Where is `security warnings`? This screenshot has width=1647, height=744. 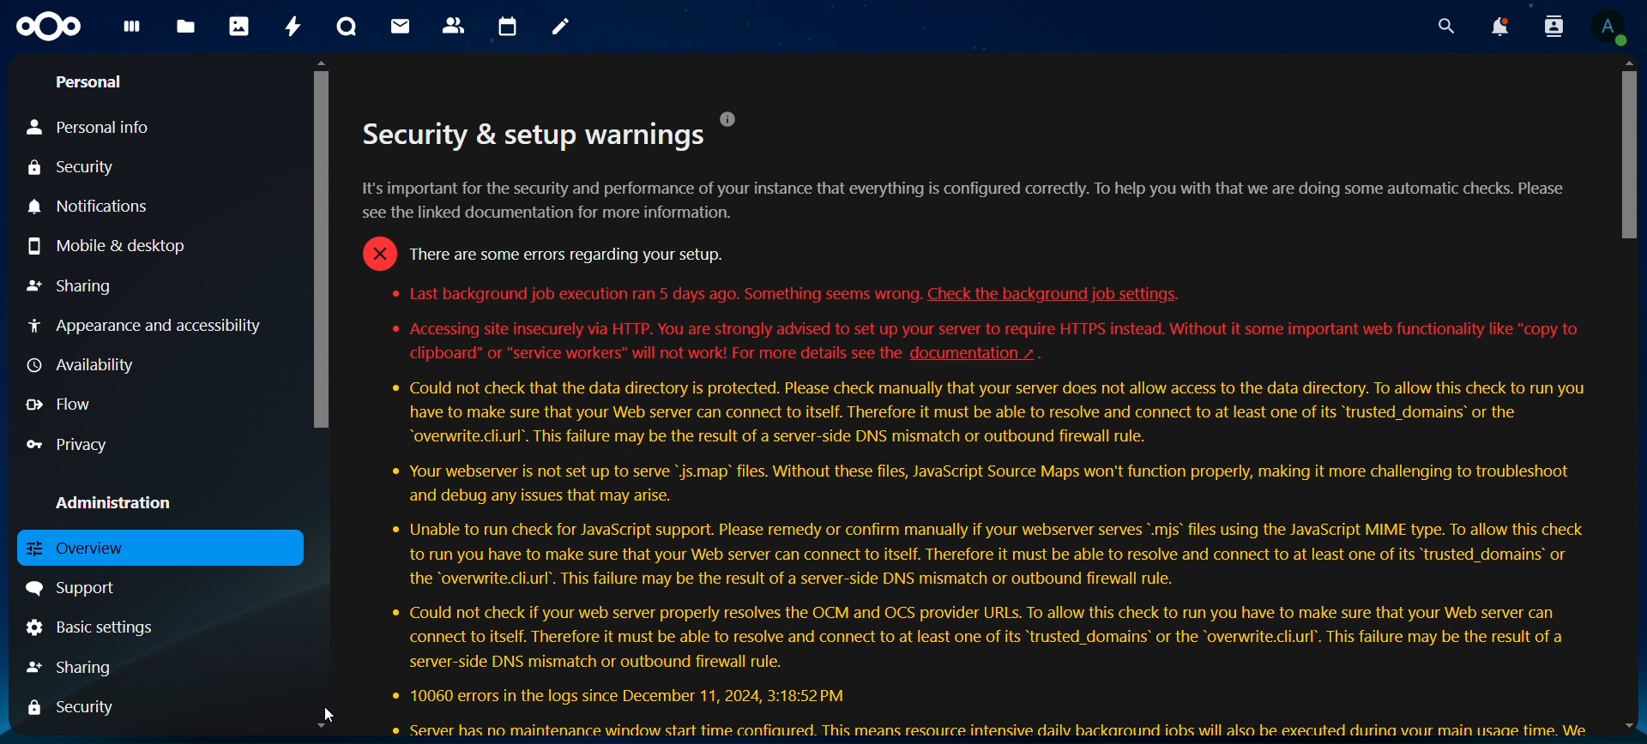 security warnings is located at coordinates (976, 424).